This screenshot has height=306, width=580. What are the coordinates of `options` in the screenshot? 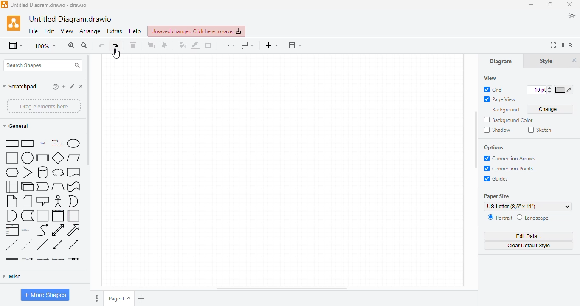 It's located at (495, 147).